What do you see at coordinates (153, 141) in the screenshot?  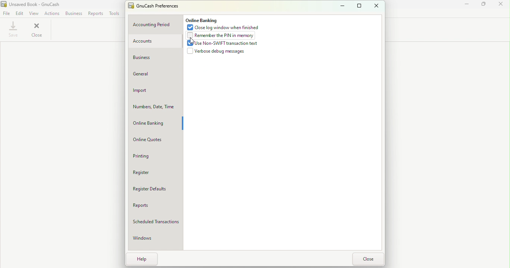 I see `Online quotes` at bounding box center [153, 141].